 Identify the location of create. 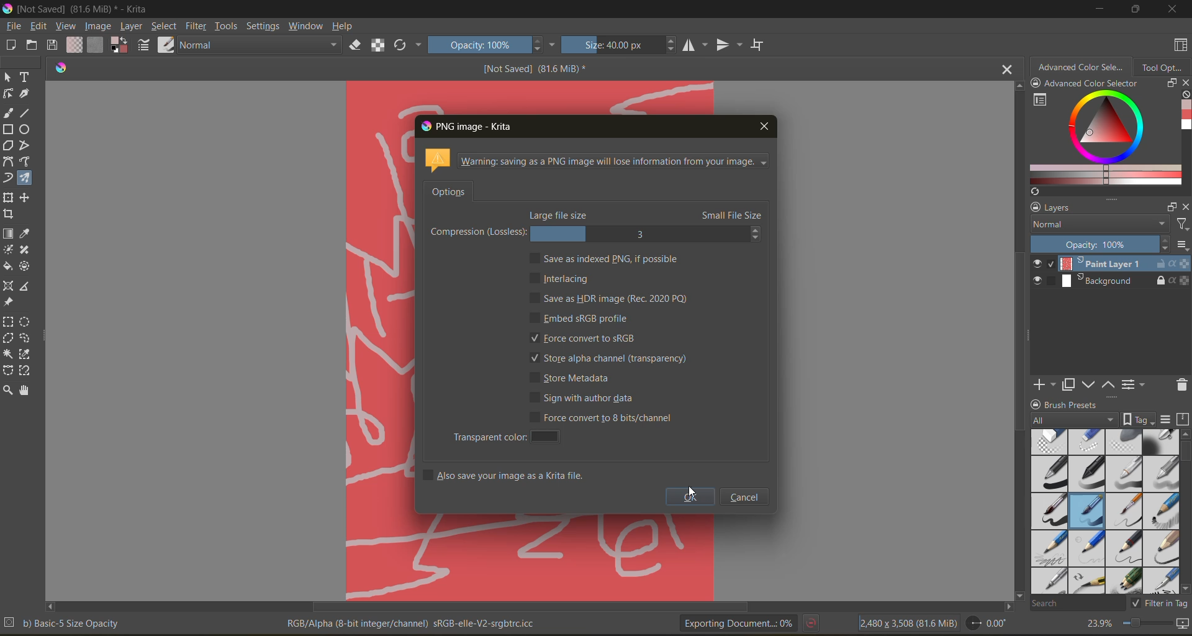
(12, 46).